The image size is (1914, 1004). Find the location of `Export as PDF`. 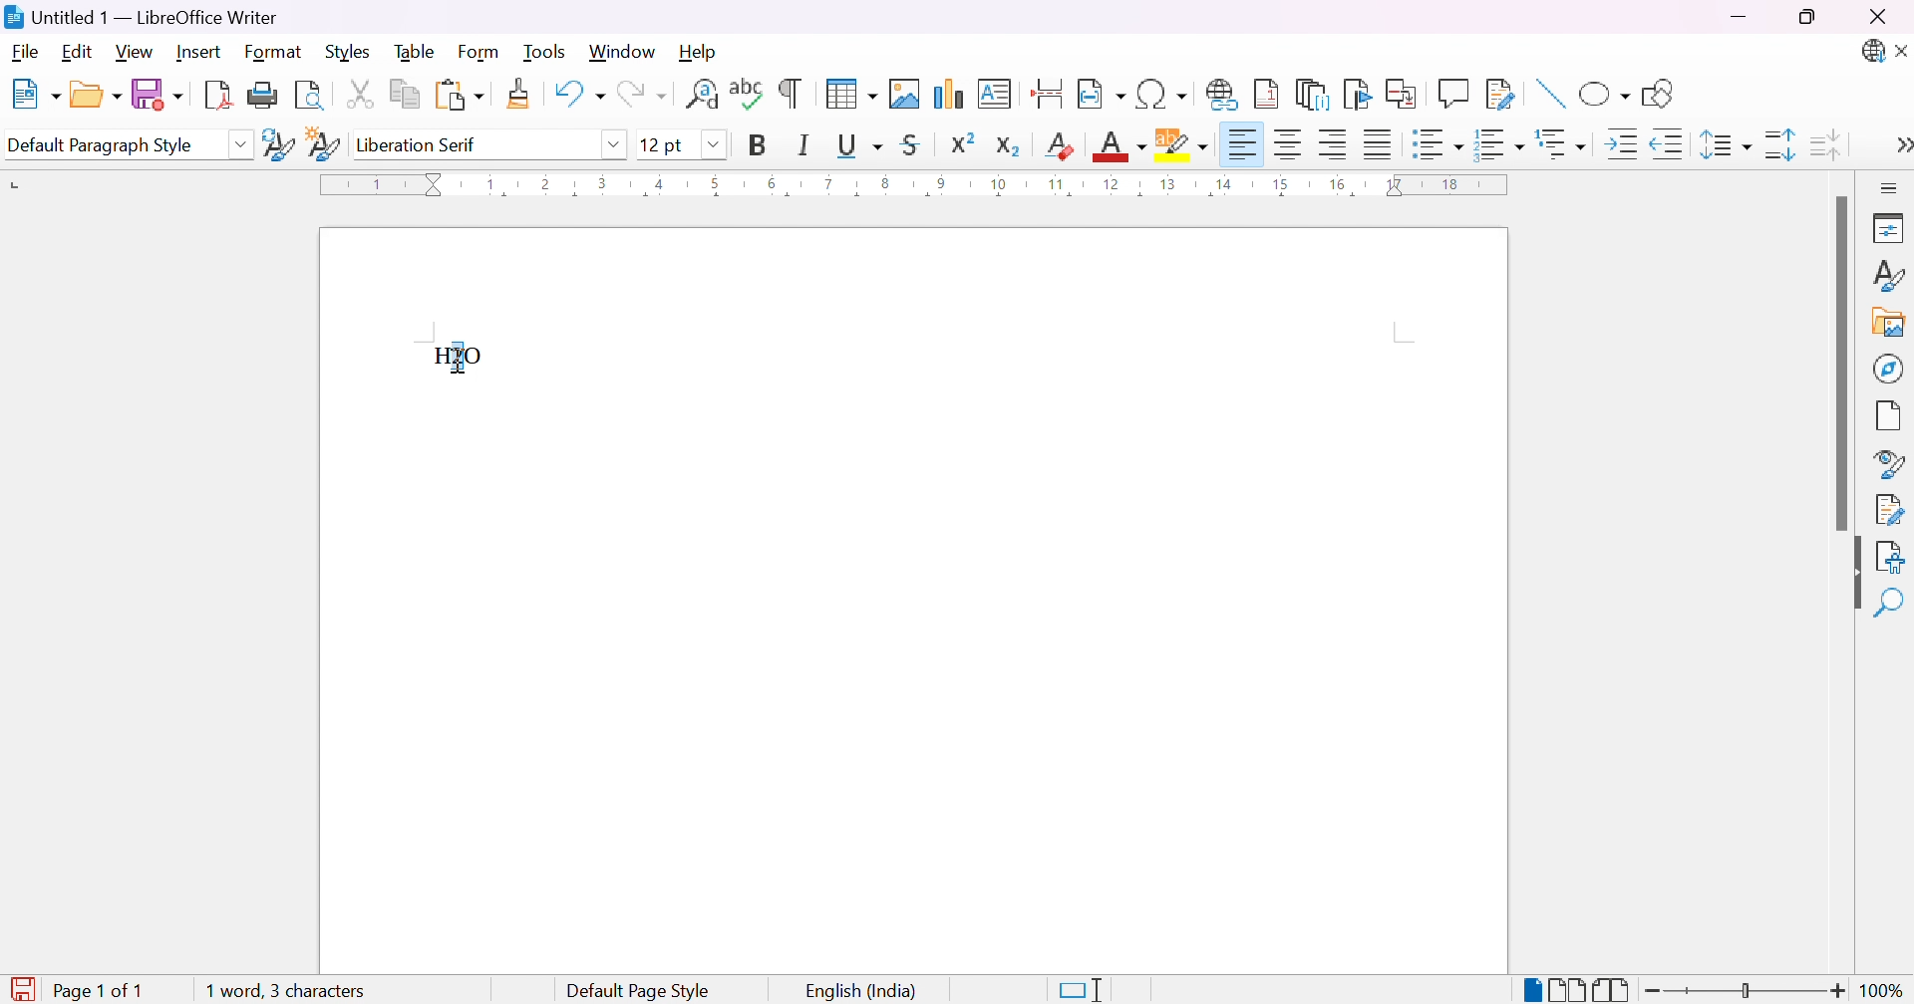

Export as PDF is located at coordinates (216, 94).